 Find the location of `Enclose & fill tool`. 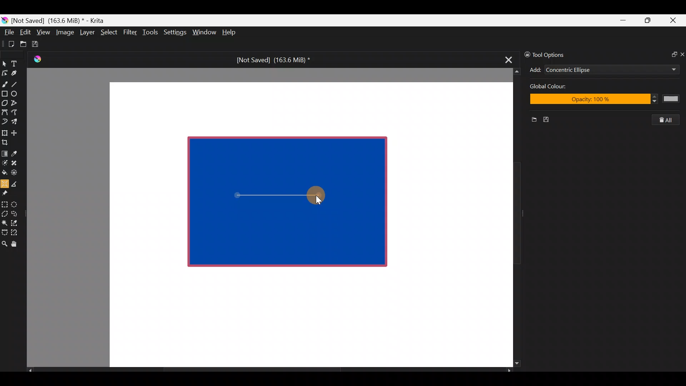

Enclose & fill tool is located at coordinates (16, 171).